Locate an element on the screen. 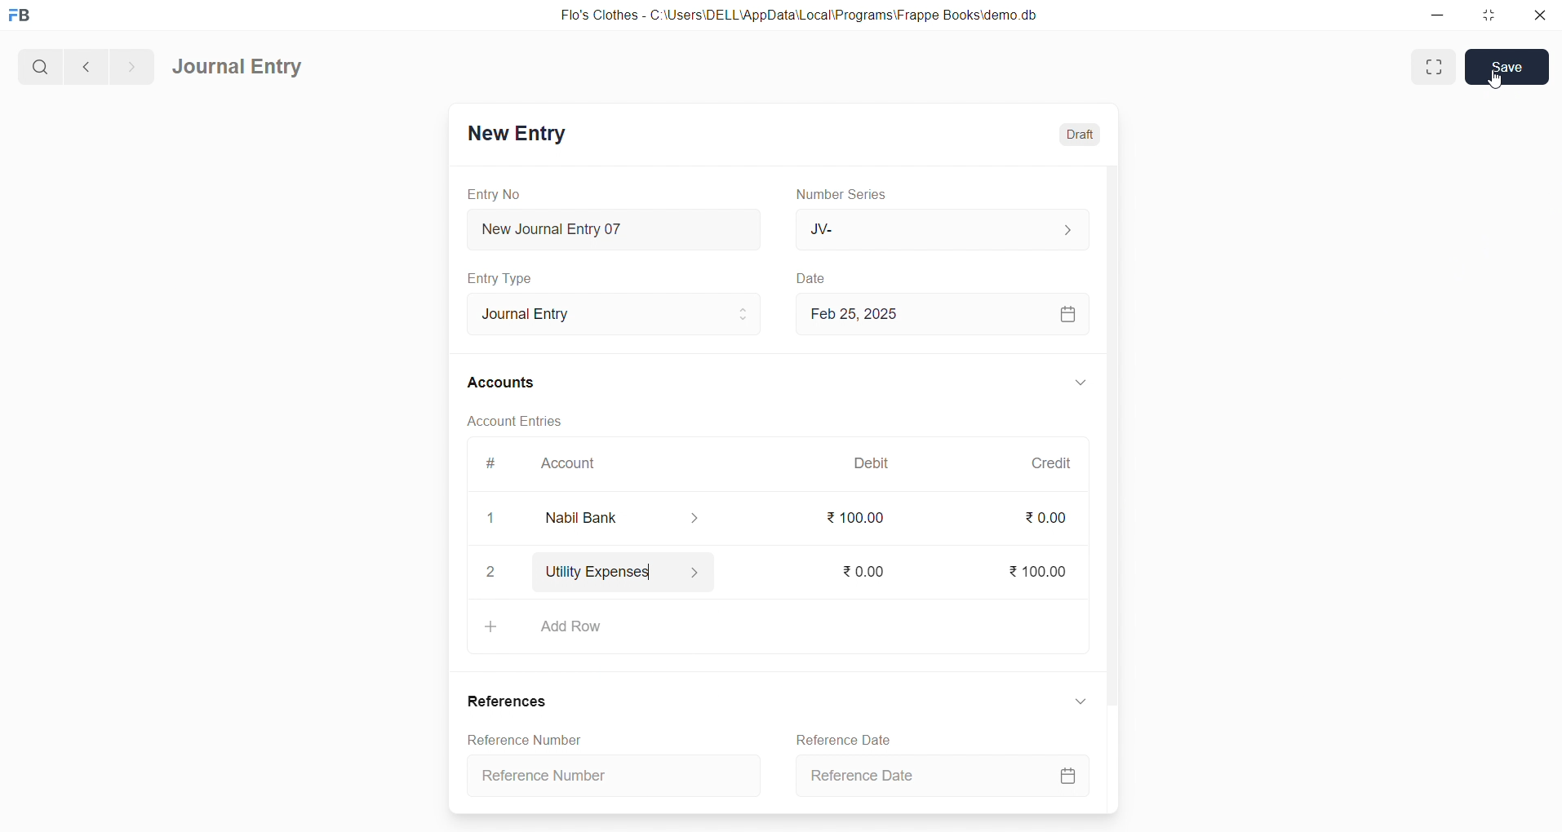 This screenshot has height=832, width=1562. References is located at coordinates (507, 701).